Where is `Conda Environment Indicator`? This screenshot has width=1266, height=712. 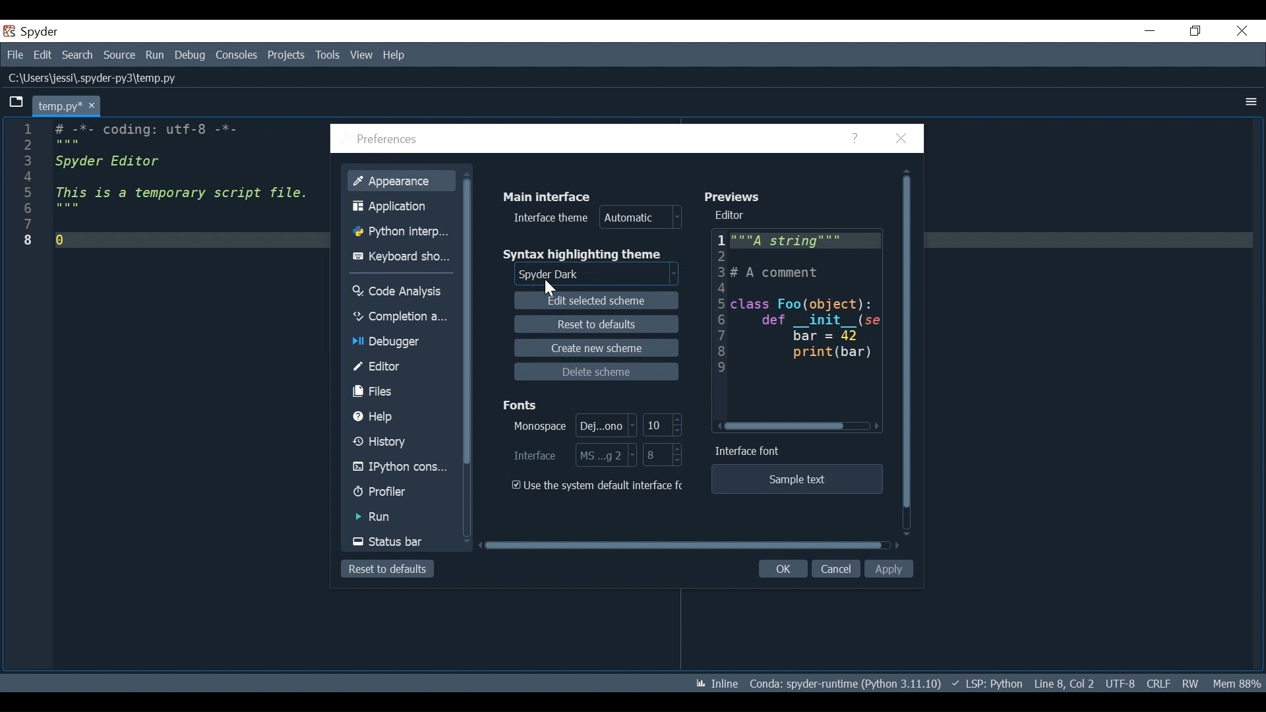 Conda Environment Indicator is located at coordinates (845, 682).